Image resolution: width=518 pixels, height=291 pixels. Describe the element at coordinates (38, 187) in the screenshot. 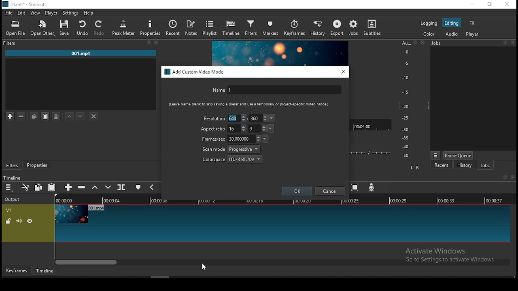

I see `copy` at that location.